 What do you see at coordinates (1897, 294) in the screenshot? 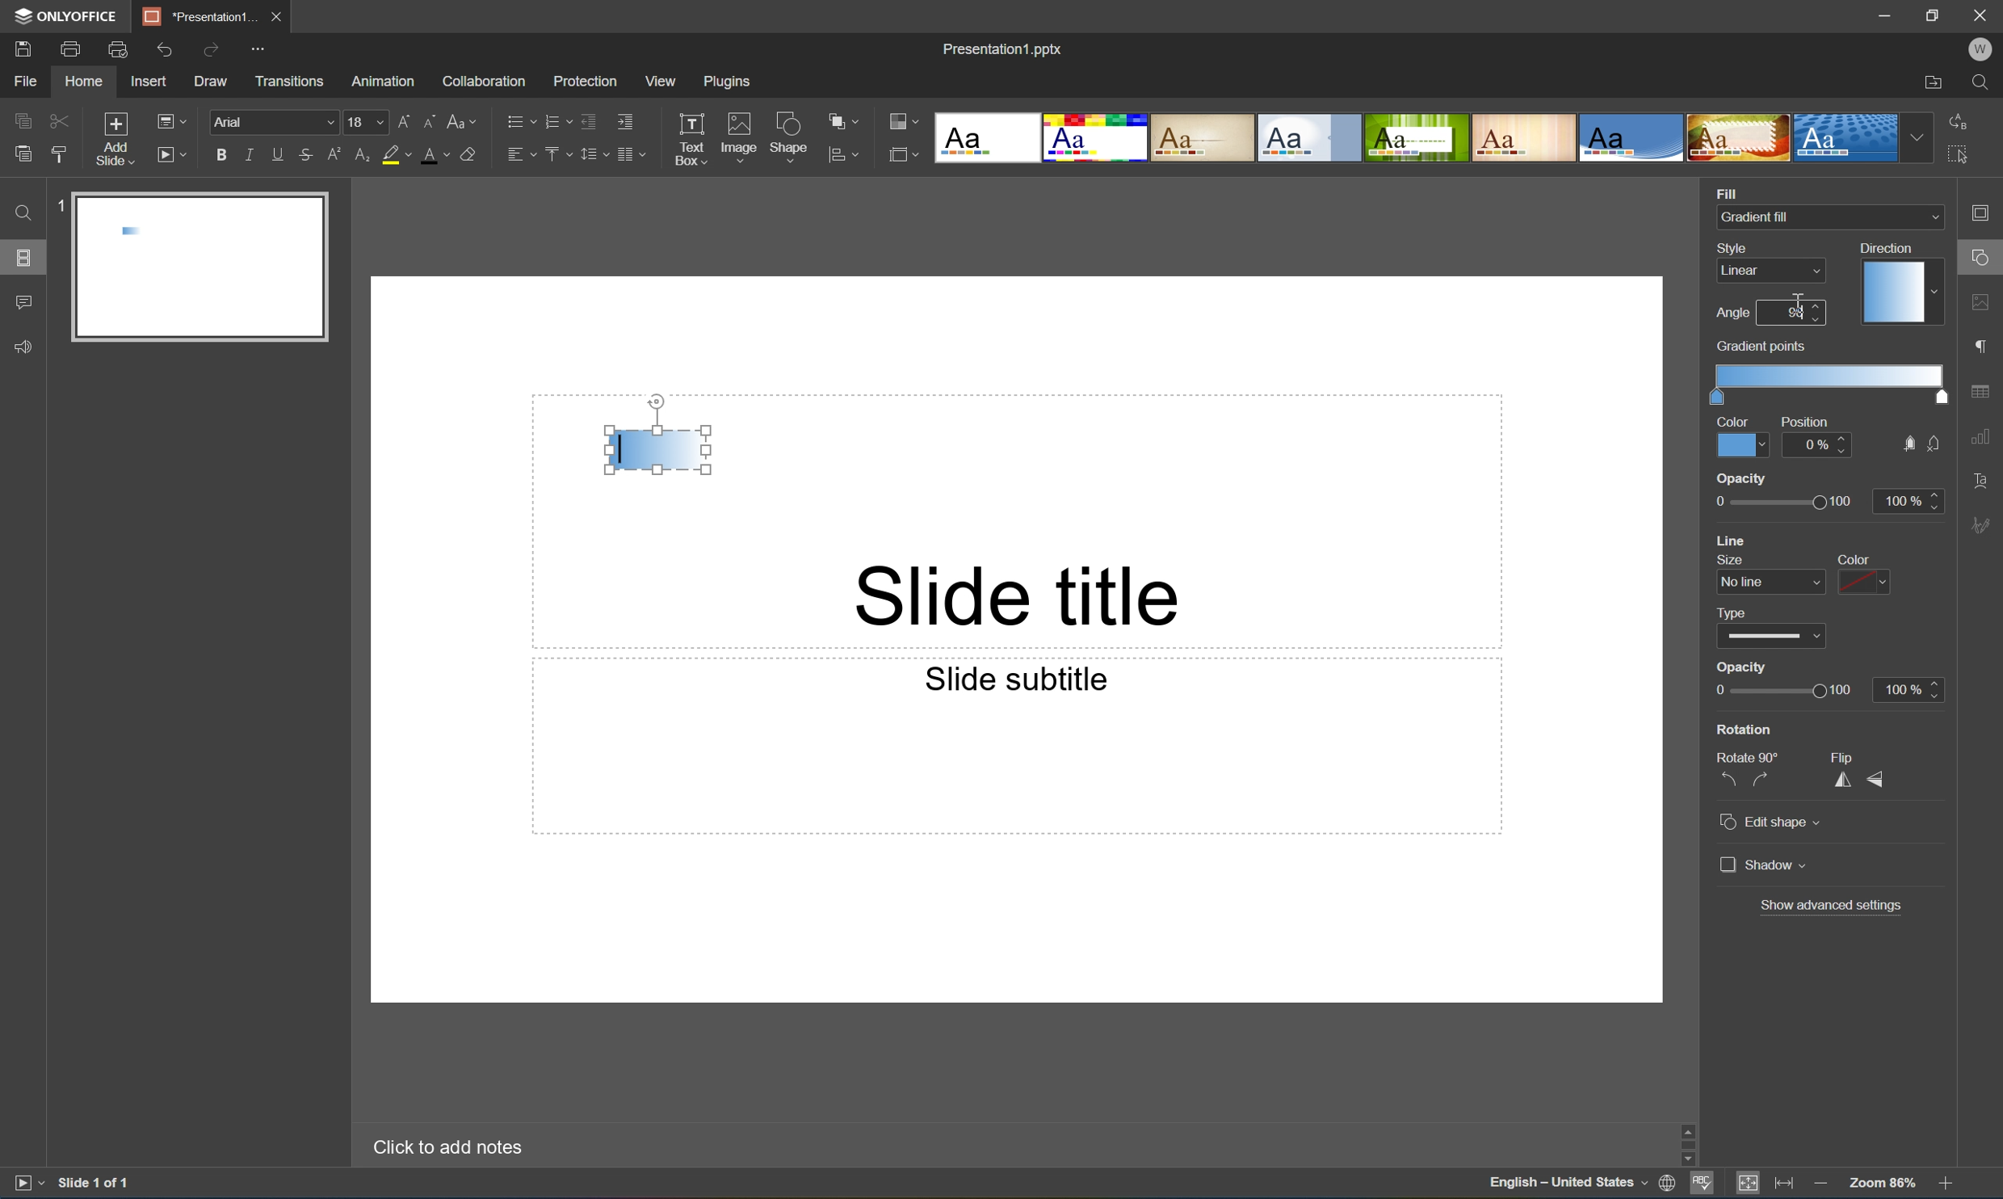
I see `Gradient direction` at bounding box center [1897, 294].